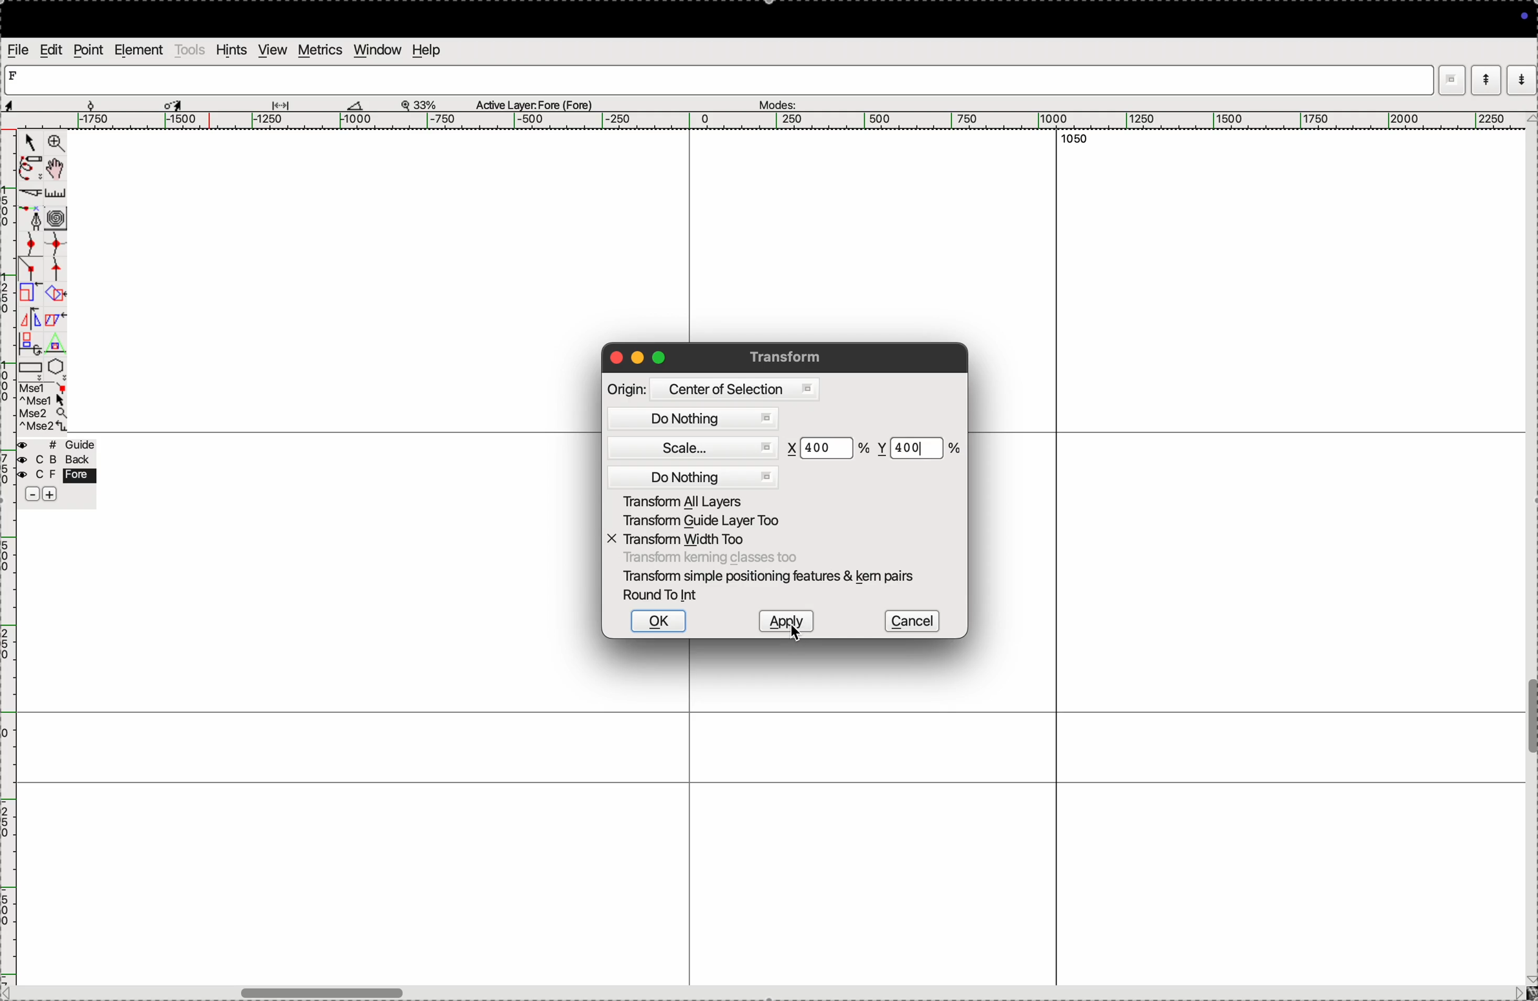 This screenshot has height=1001, width=1538. What do you see at coordinates (55, 258) in the screenshot?
I see `spline` at bounding box center [55, 258].